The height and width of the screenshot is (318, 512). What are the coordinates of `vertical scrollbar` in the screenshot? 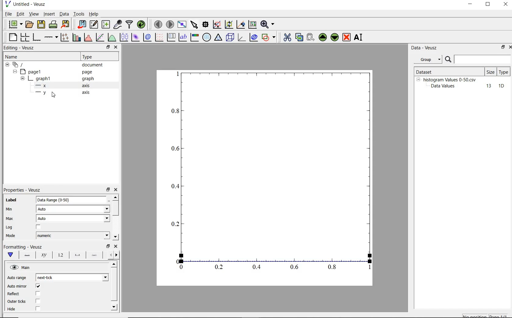 It's located at (115, 208).